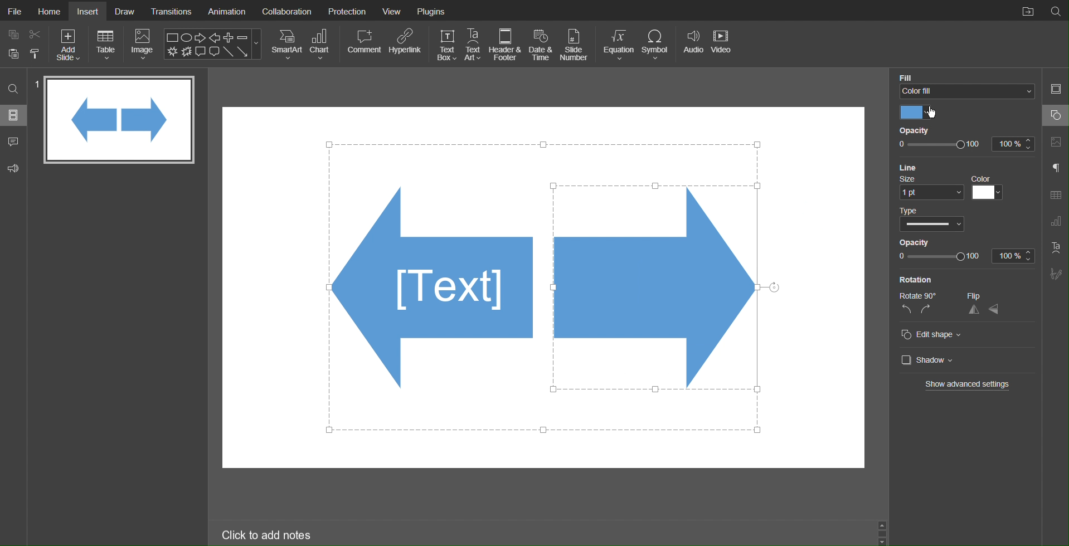 The height and width of the screenshot is (546, 1069). I want to click on Chart, so click(322, 45).